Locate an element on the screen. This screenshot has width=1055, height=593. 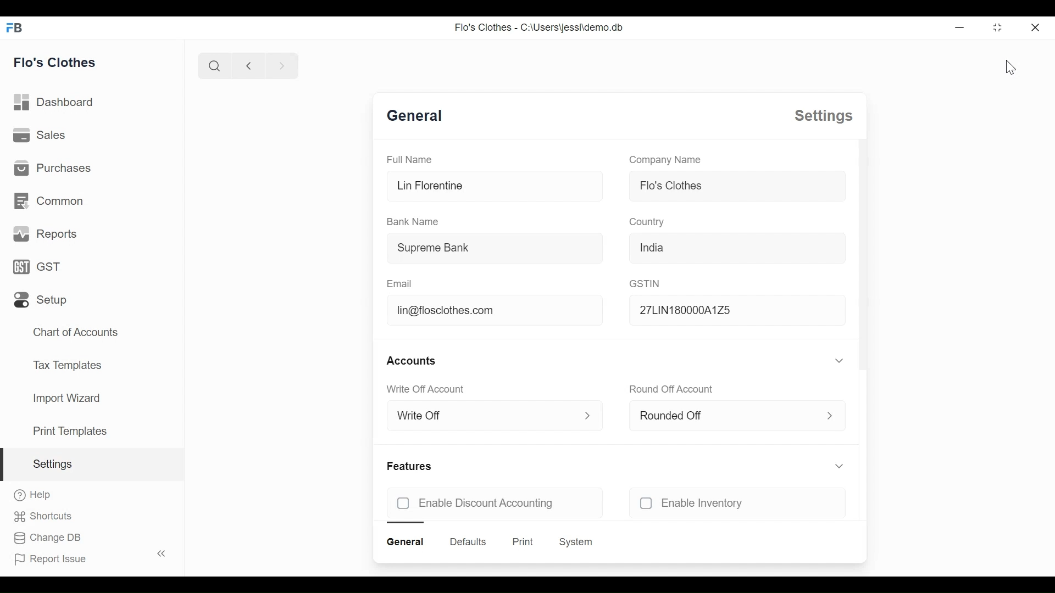
Expand is located at coordinates (838, 465).